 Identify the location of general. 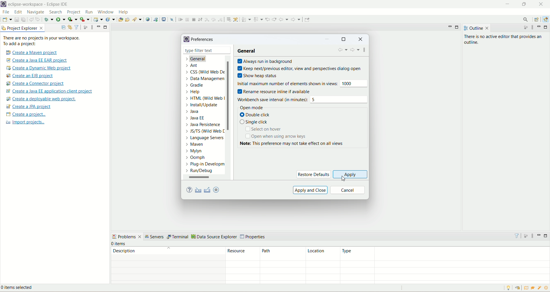
(199, 59).